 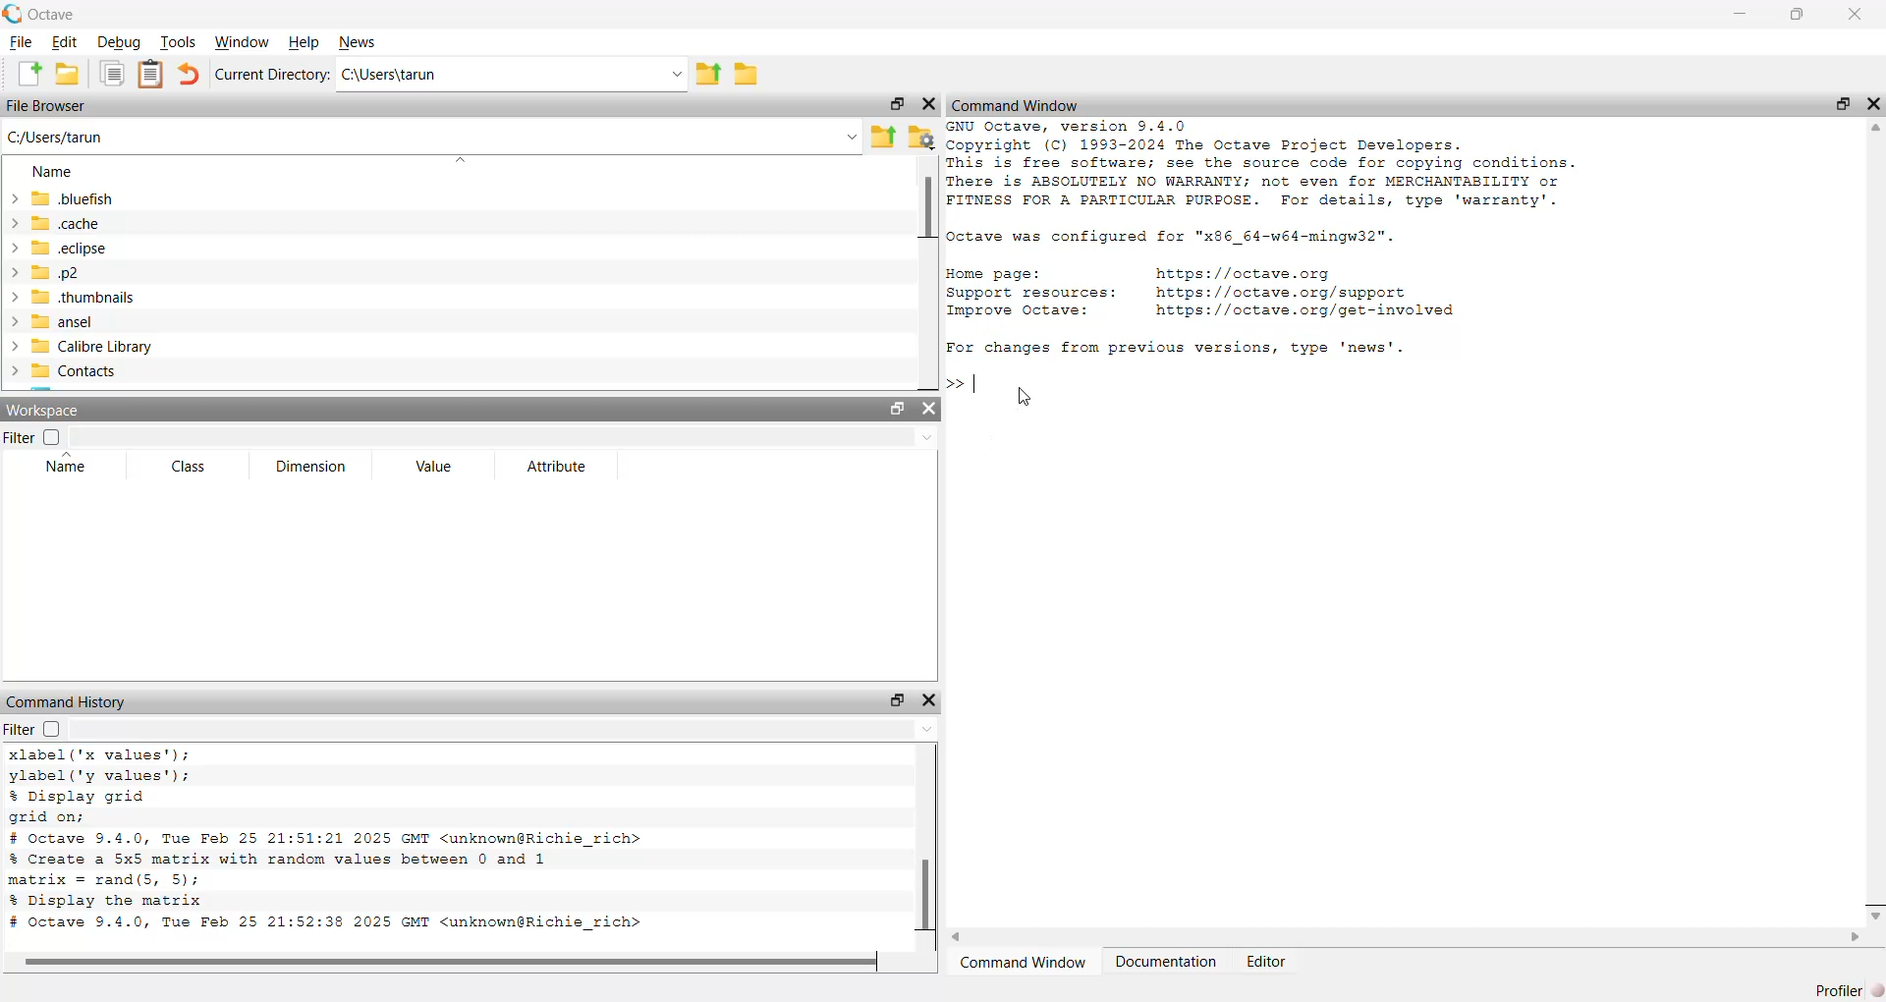 What do you see at coordinates (1015, 101) in the screenshot?
I see `Command Window.` at bounding box center [1015, 101].